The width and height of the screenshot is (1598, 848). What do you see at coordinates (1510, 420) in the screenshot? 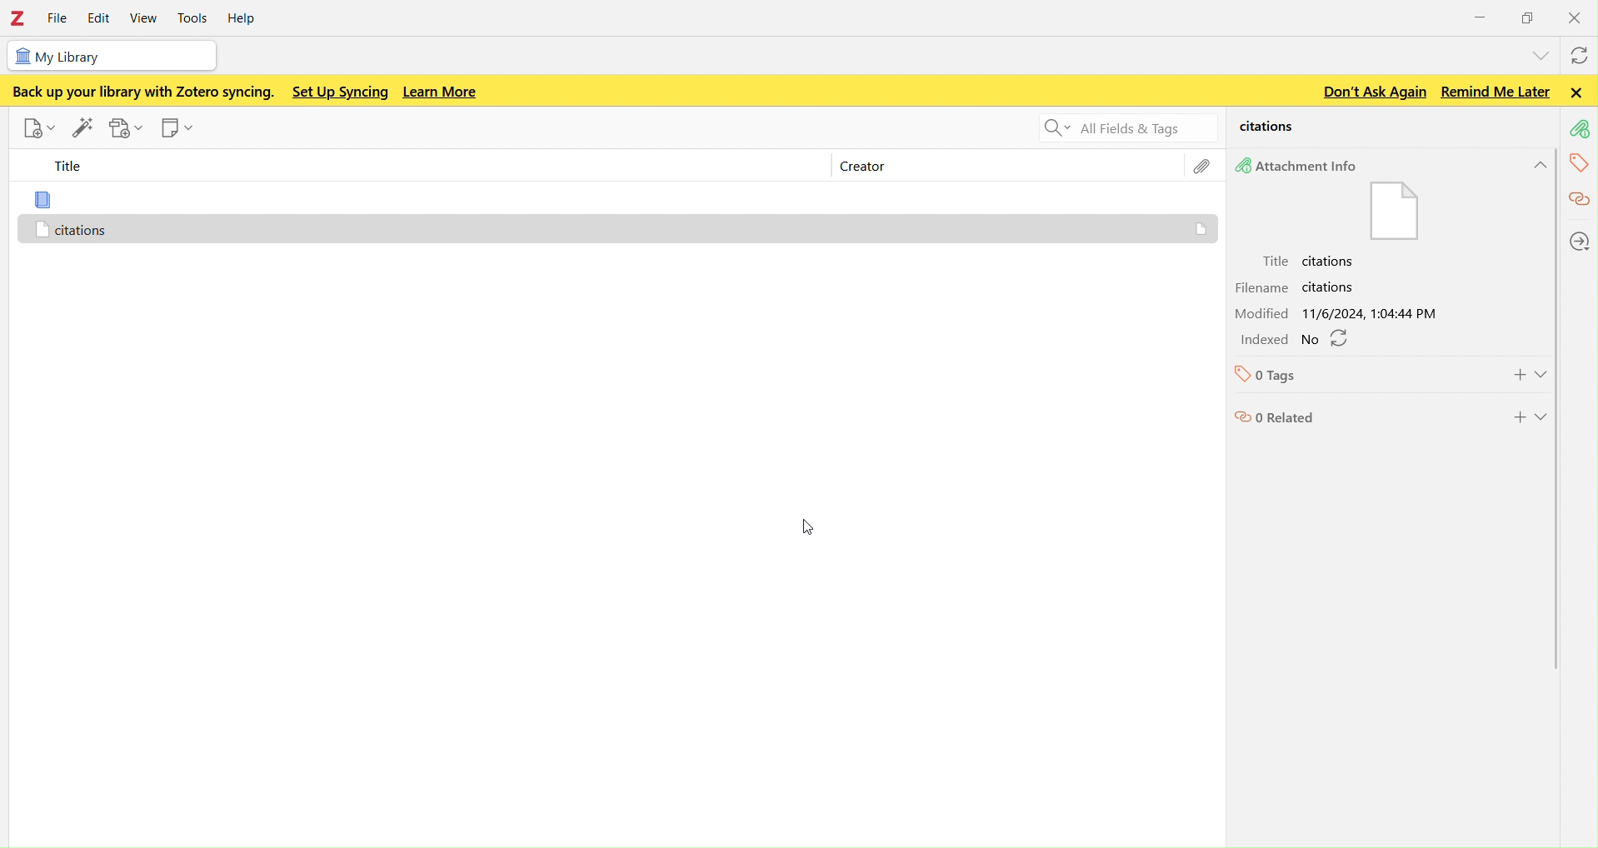
I see `Add` at bounding box center [1510, 420].